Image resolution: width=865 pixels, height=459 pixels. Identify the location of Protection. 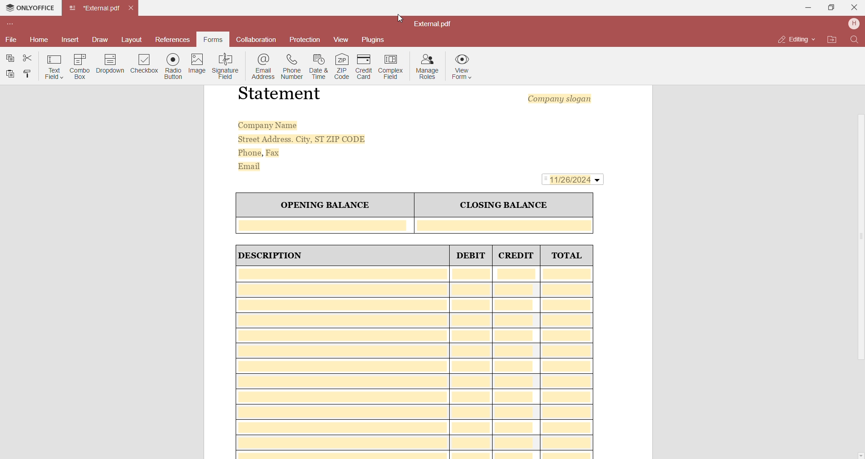
(305, 41).